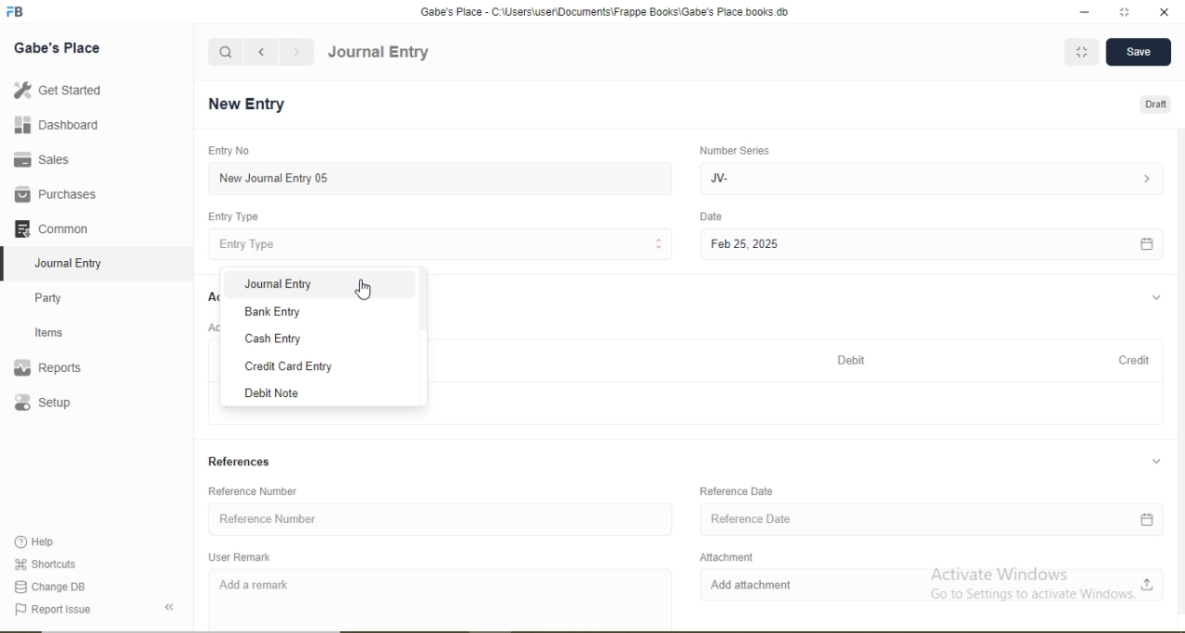 This screenshot has width=1185, height=633. I want to click on Add a remark, so click(443, 597).